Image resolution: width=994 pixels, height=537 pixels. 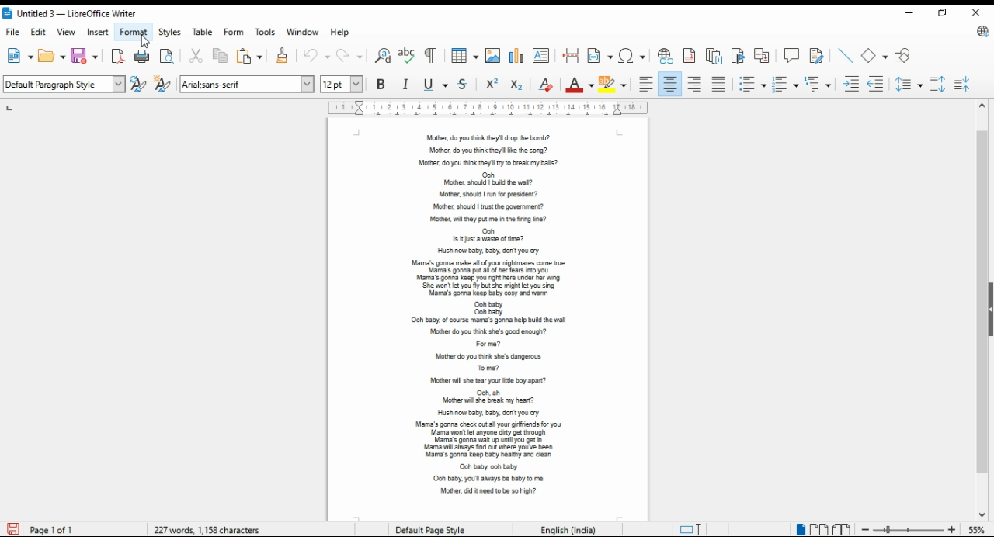 What do you see at coordinates (714, 57) in the screenshot?
I see `insert endnote` at bounding box center [714, 57].